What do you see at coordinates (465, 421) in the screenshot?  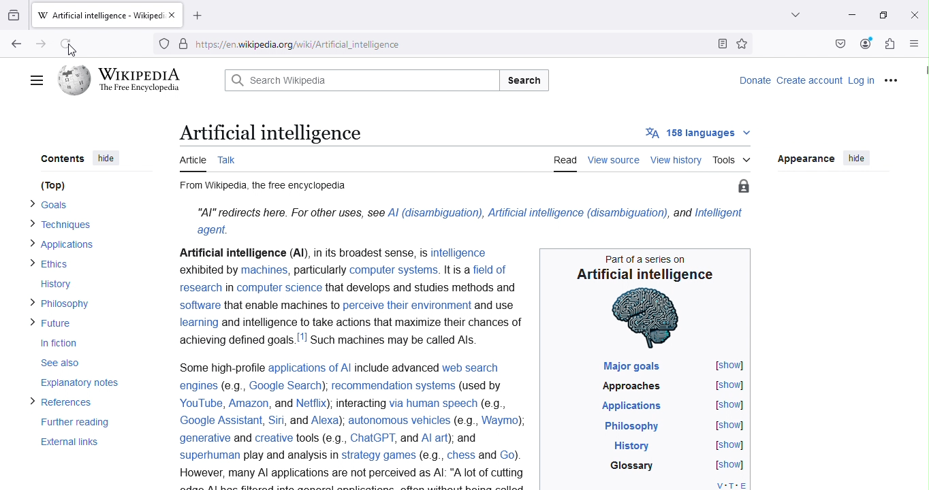 I see `e.g.,` at bounding box center [465, 421].